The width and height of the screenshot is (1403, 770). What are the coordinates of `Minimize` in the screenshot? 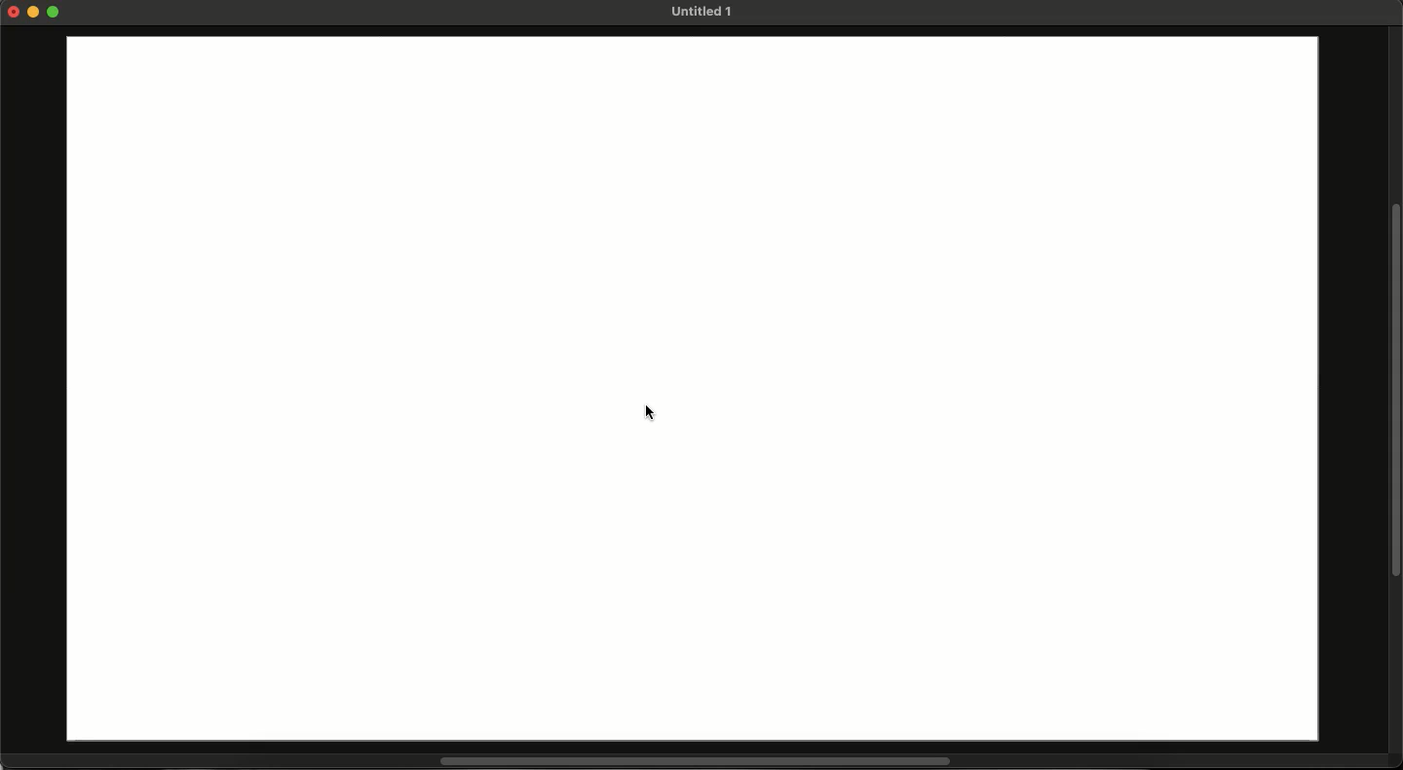 It's located at (36, 12).